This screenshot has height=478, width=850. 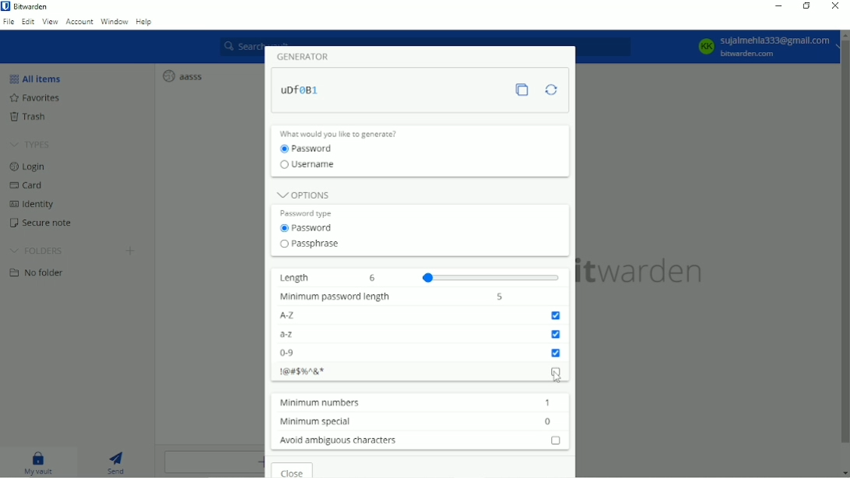 What do you see at coordinates (39, 461) in the screenshot?
I see `My vault` at bounding box center [39, 461].